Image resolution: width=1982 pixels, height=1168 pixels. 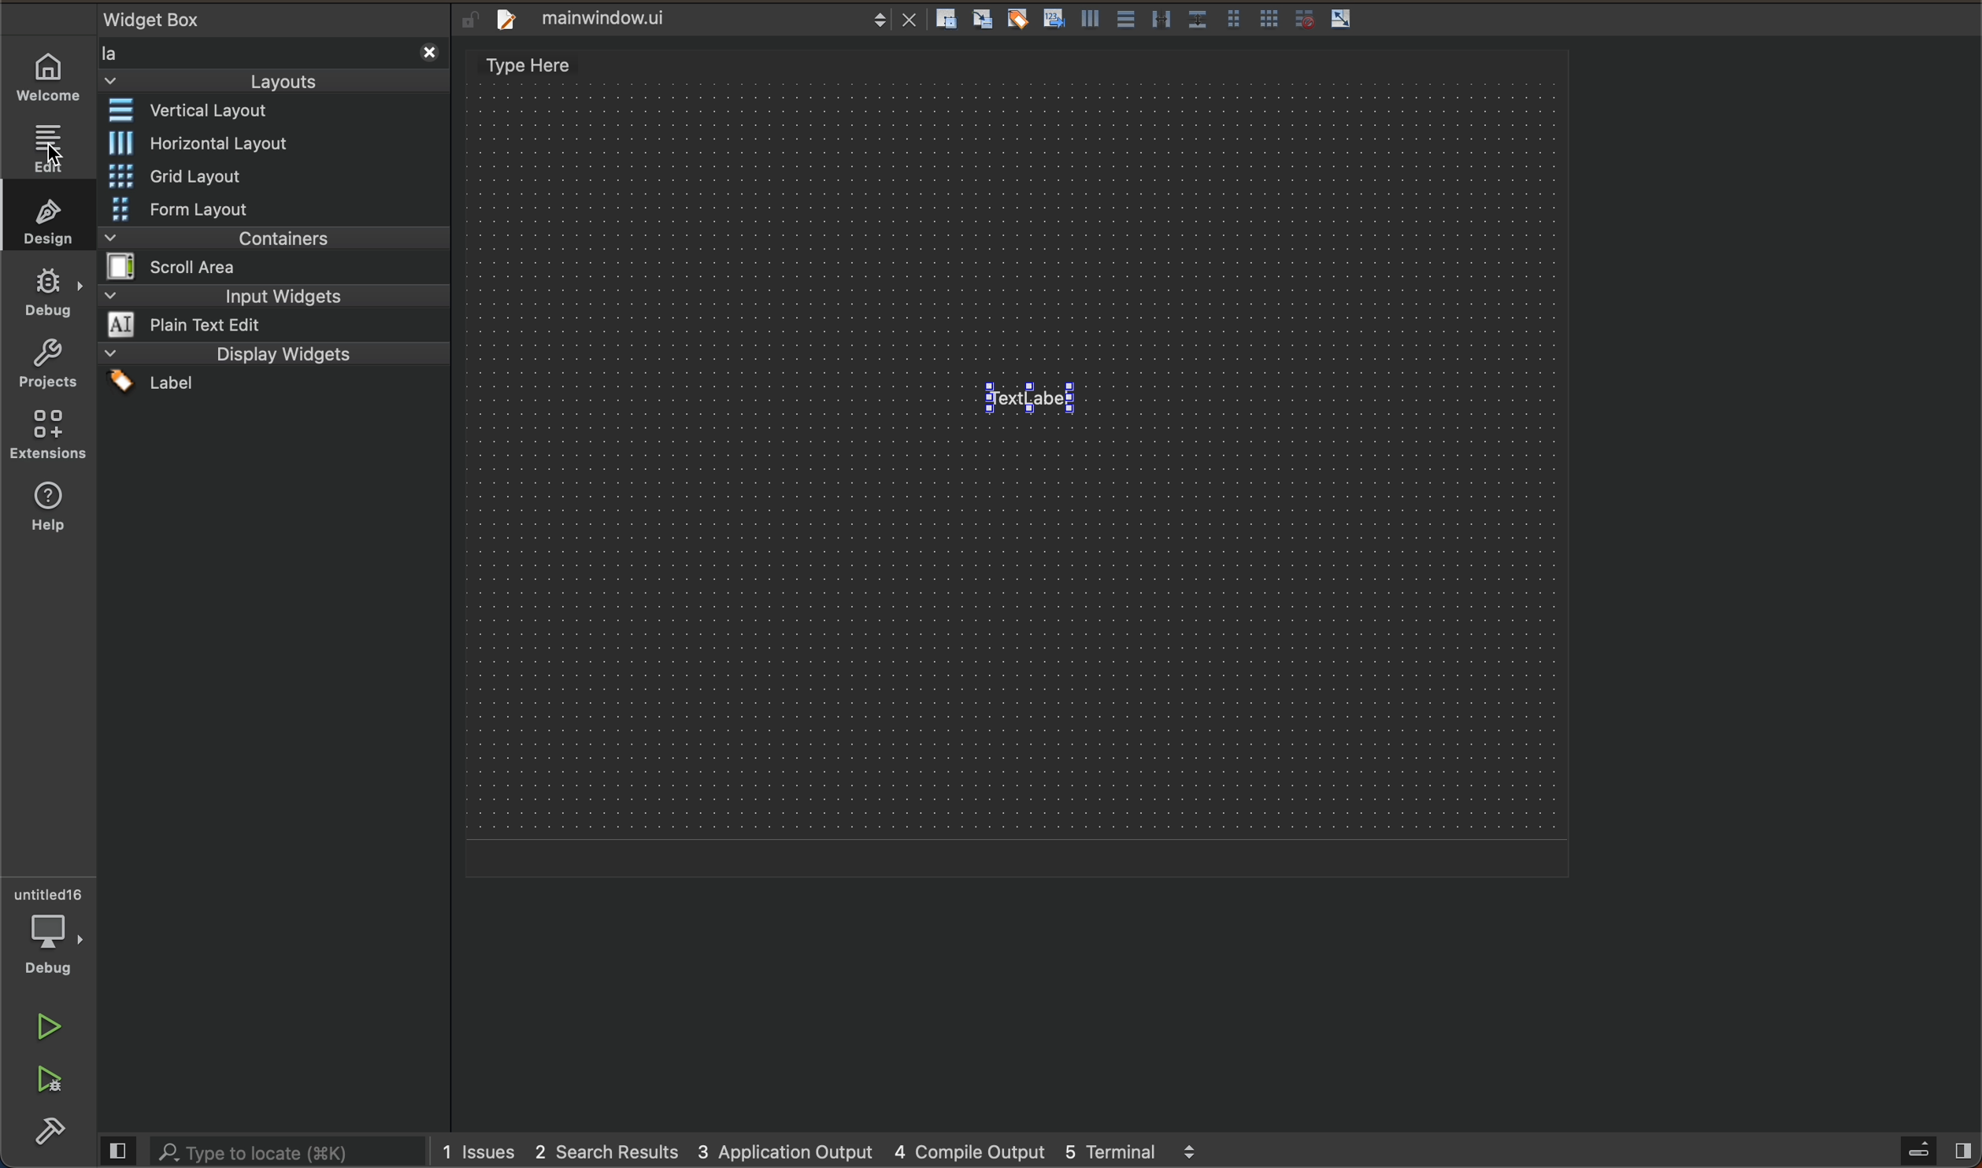 What do you see at coordinates (182, 265) in the screenshot?
I see `Scroll Area` at bounding box center [182, 265].